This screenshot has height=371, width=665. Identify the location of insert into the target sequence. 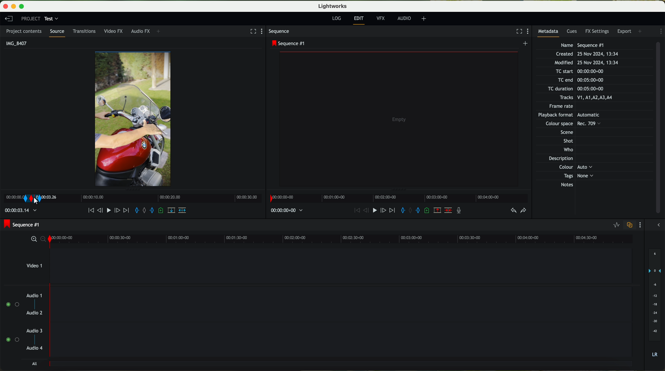
(183, 210).